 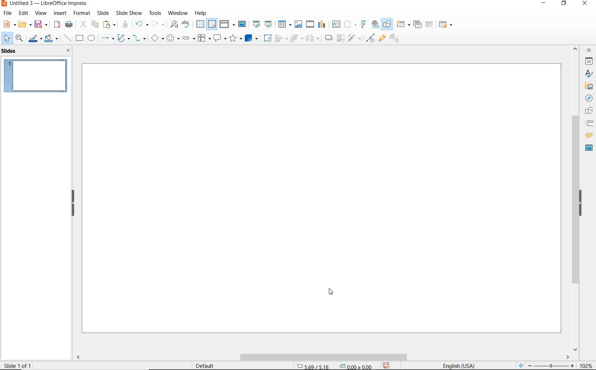 What do you see at coordinates (387, 23) in the screenshot?
I see `SHOW DRAW FUNCTIONS` at bounding box center [387, 23].